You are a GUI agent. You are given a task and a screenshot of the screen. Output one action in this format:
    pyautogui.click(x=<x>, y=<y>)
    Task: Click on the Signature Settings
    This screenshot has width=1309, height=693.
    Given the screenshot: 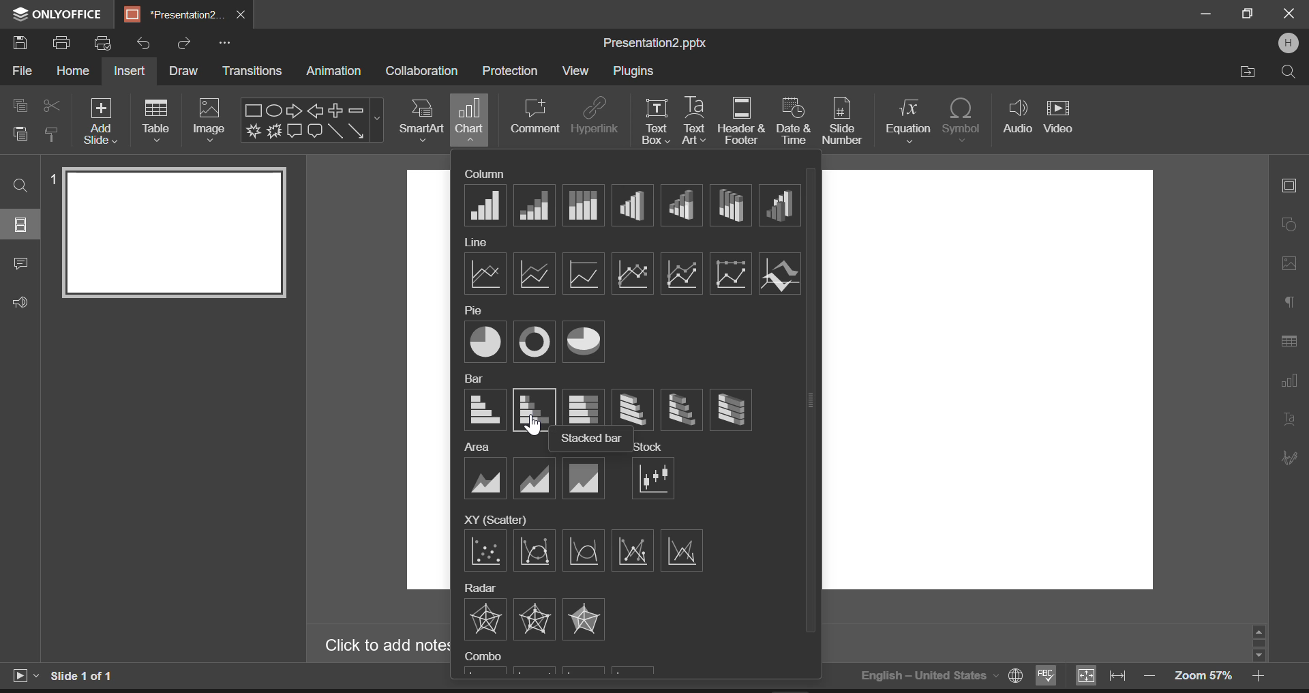 What is the action you would take?
    pyautogui.click(x=1288, y=457)
    